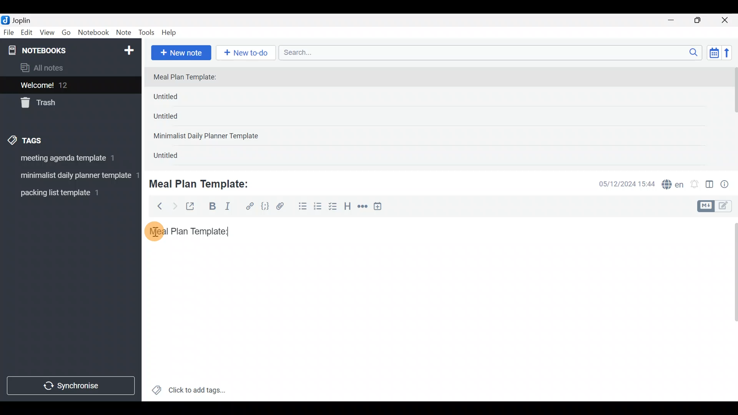 Image resolution: width=738 pixels, height=415 pixels. Describe the element at coordinates (733, 116) in the screenshot. I see `Scroll bar` at that location.